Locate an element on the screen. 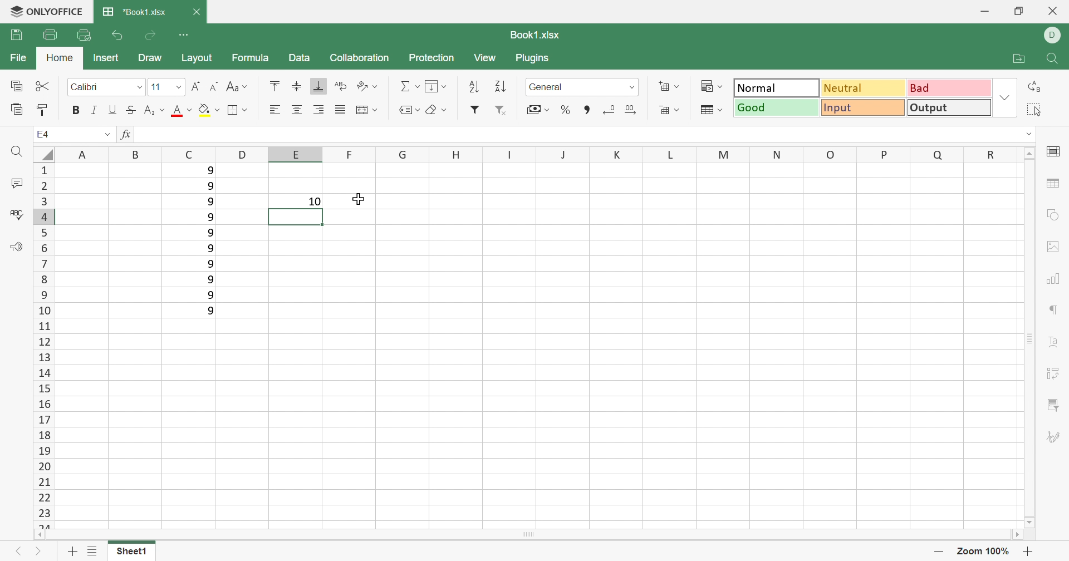  Paragraph settings is located at coordinates (1055, 312).